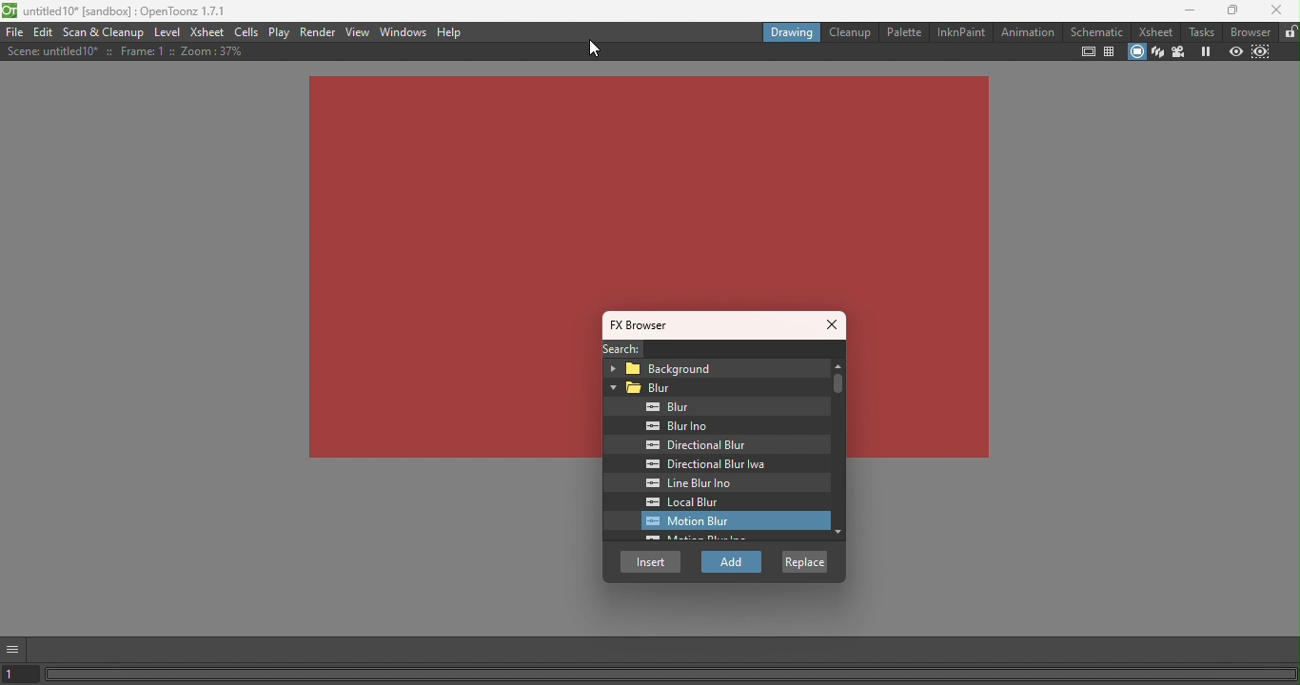  What do you see at coordinates (1158, 50) in the screenshot?
I see `3D view` at bounding box center [1158, 50].